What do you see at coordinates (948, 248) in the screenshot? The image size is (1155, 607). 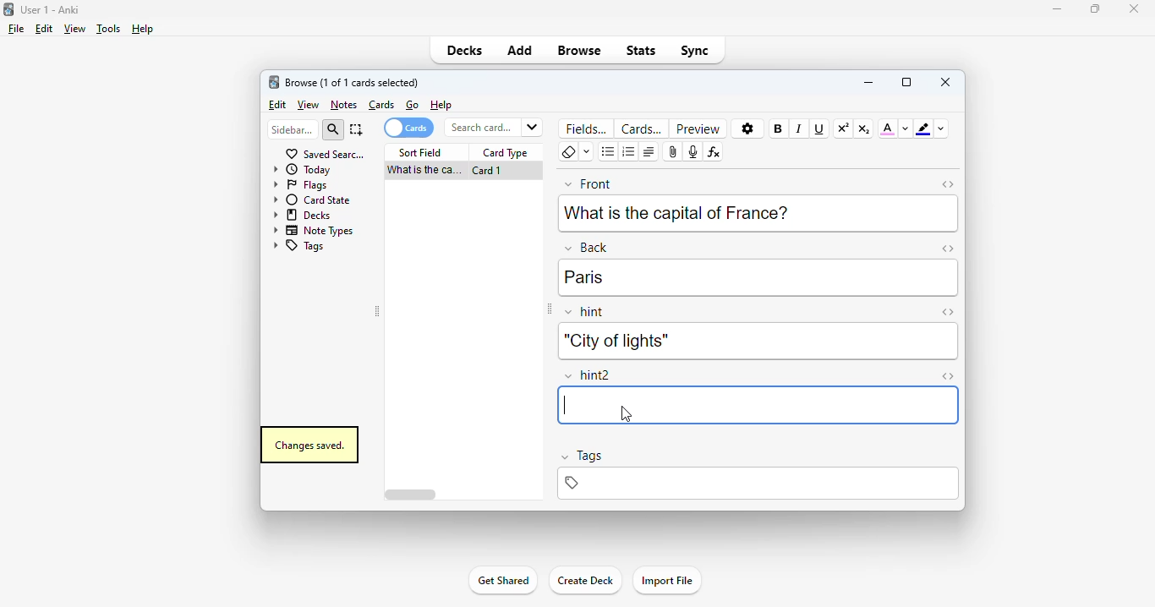 I see `toggle HTML editor` at bounding box center [948, 248].